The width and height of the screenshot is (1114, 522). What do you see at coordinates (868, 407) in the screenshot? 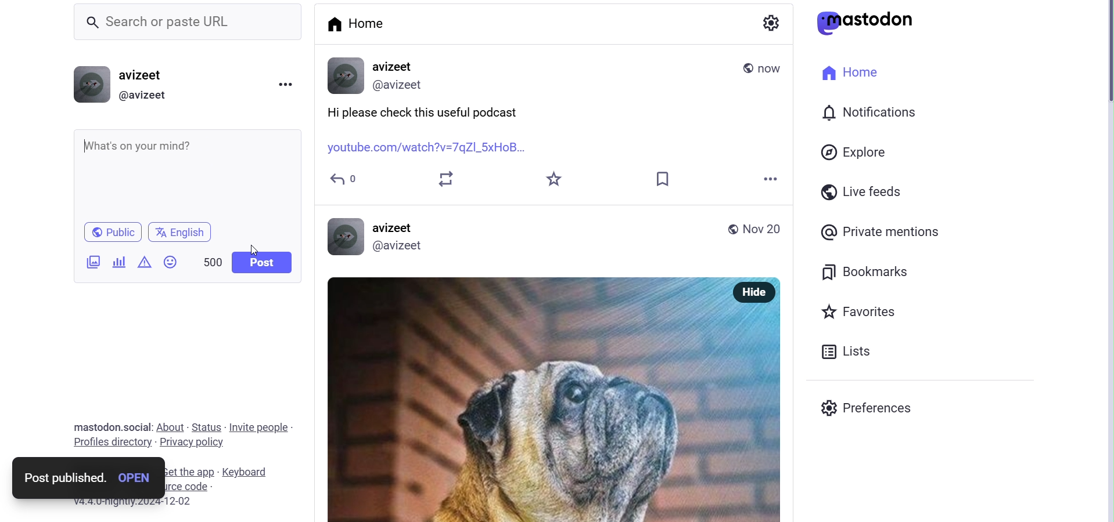
I see `preferences` at bounding box center [868, 407].